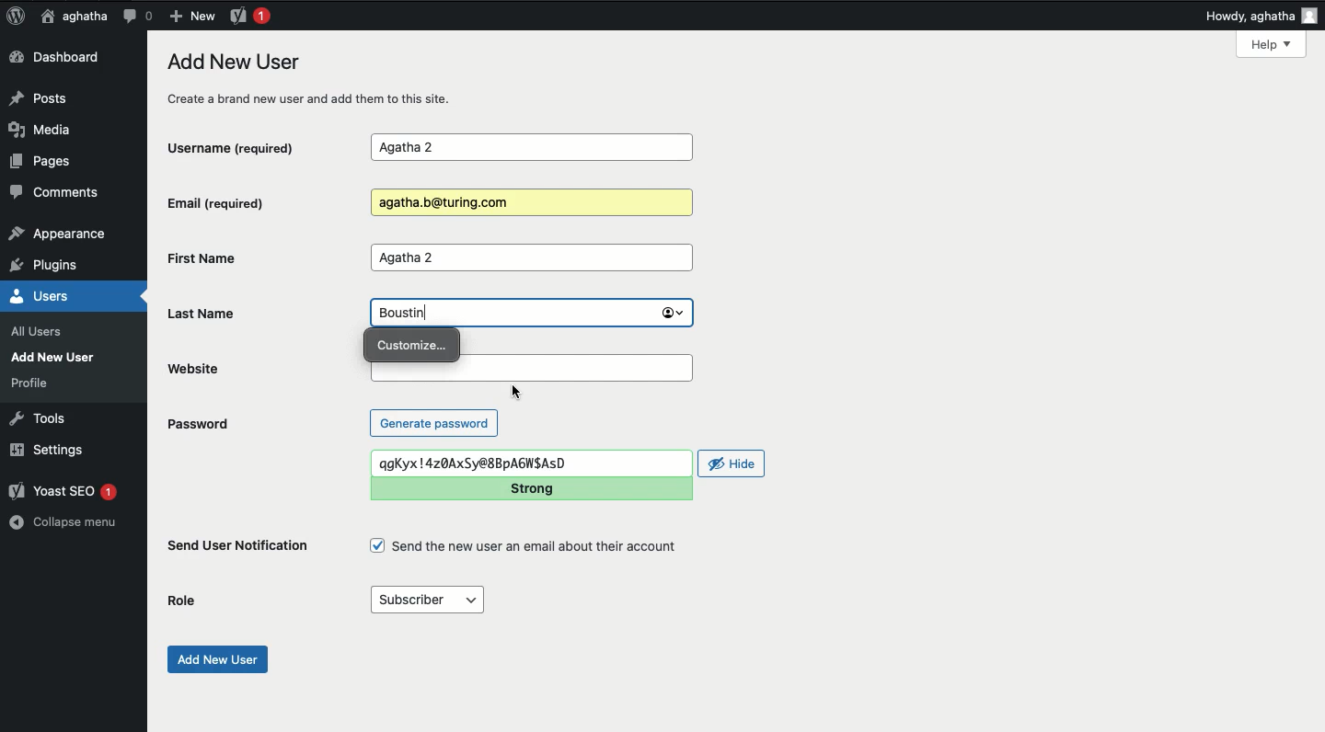 Image resolution: width=1325 pixels, height=732 pixels. I want to click on Subscriber, so click(426, 600).